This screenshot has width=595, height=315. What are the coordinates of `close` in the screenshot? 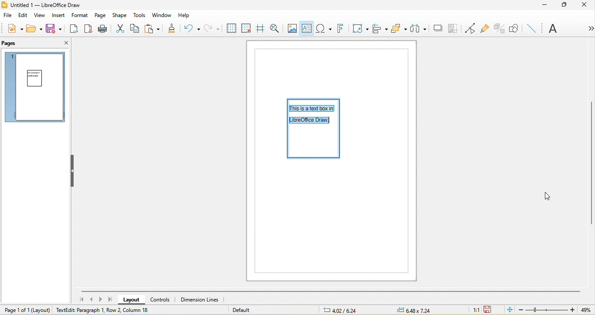 It's located at (62, 42).